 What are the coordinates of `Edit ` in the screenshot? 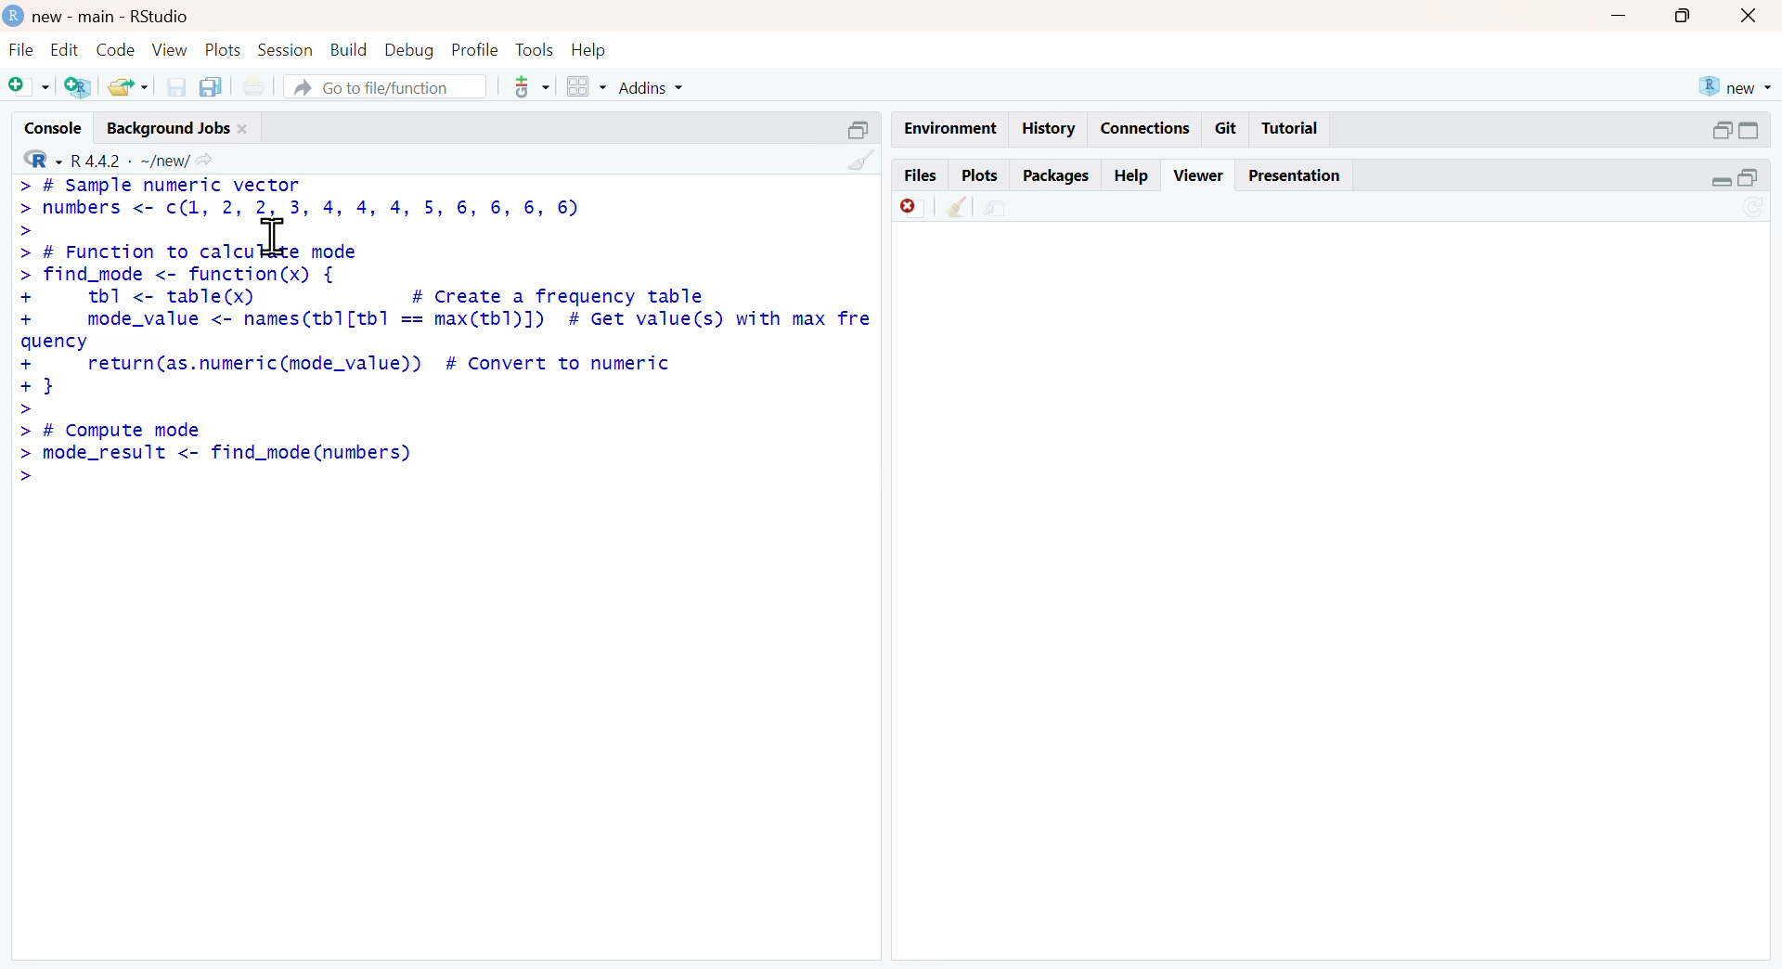 It's located at (66, 48).